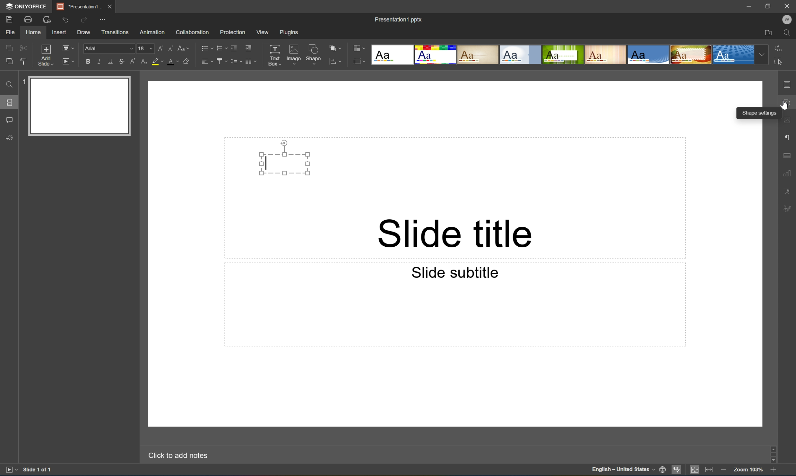 The width and height of the screenshot is (796, 476). Describe the element at coordinates (359, 63) in the screenshot. I see `Select slide size` at that location.